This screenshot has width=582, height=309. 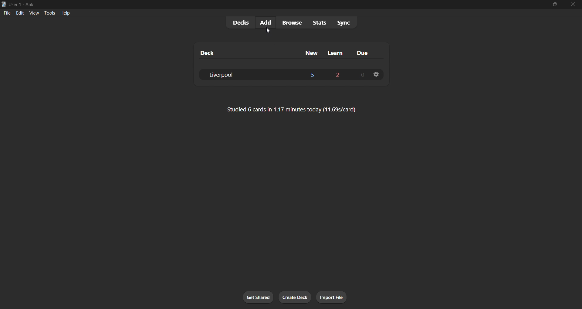 I want to click on deck settings, so click(x=379, y=75).